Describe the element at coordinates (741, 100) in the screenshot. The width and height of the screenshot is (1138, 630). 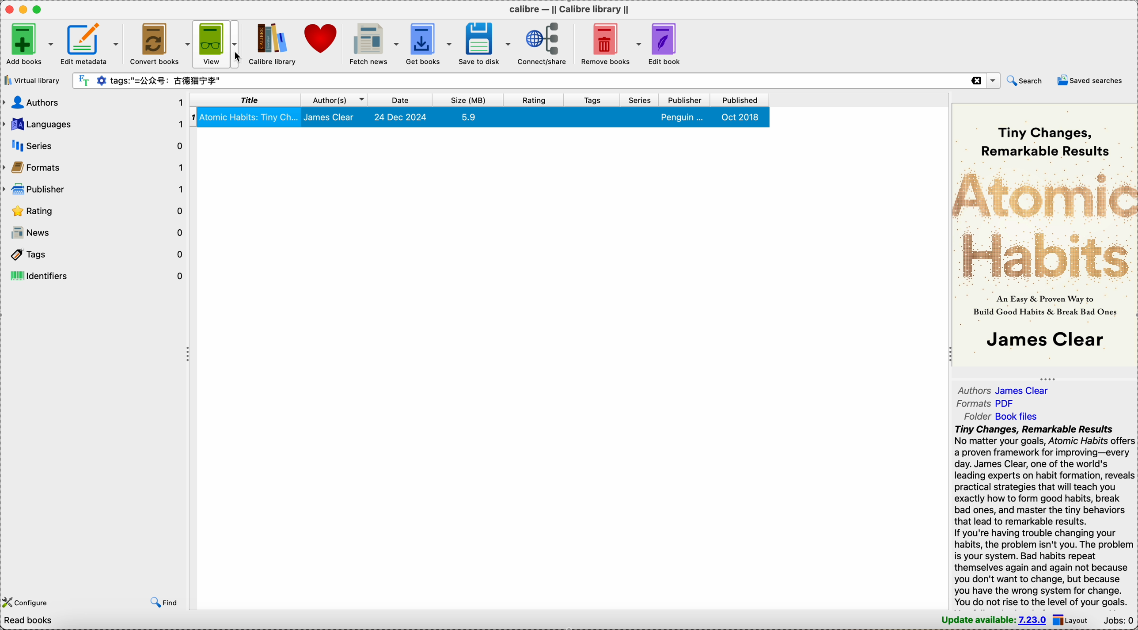
I see `published` at that location.